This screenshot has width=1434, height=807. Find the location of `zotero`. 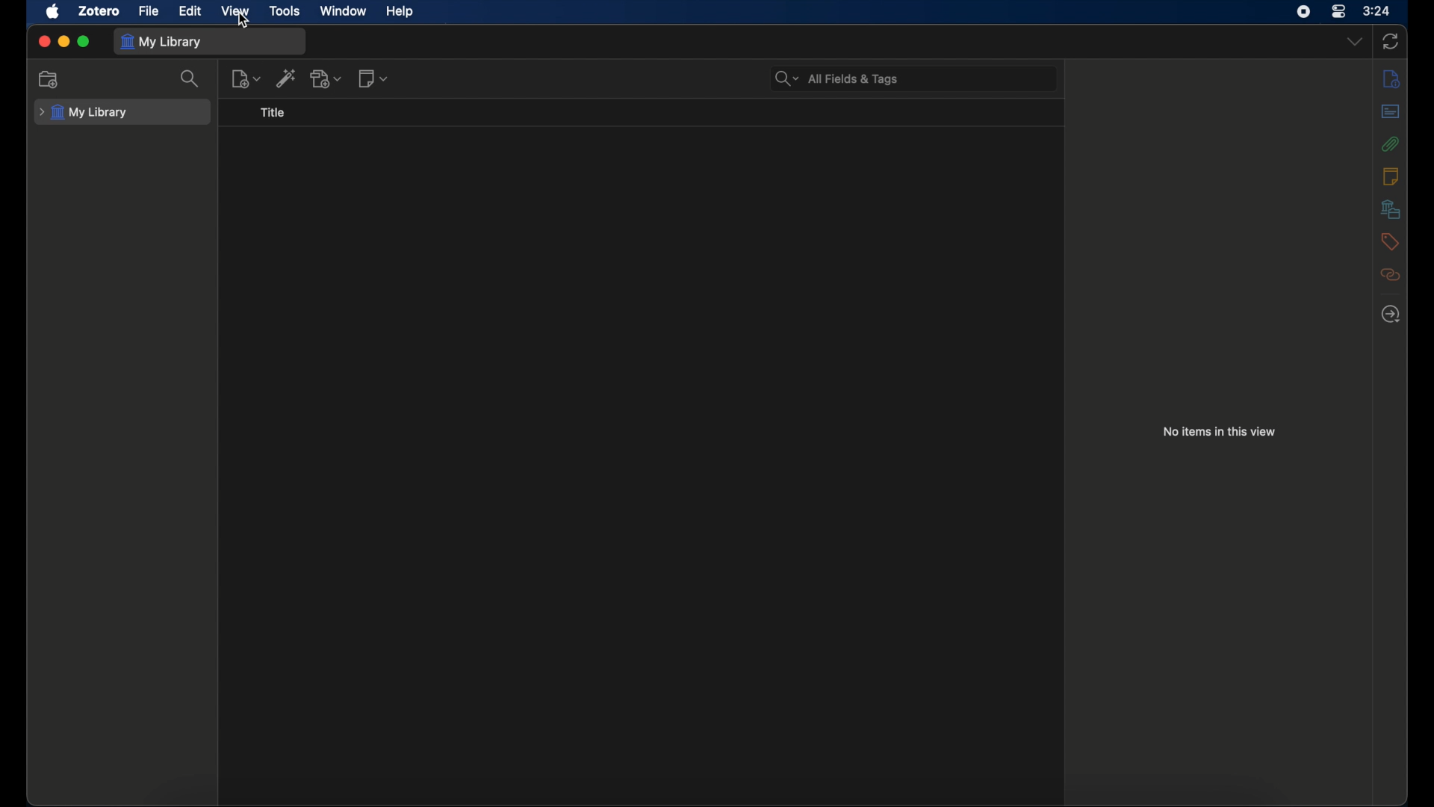

zotero is located at coordinates (100, 11).